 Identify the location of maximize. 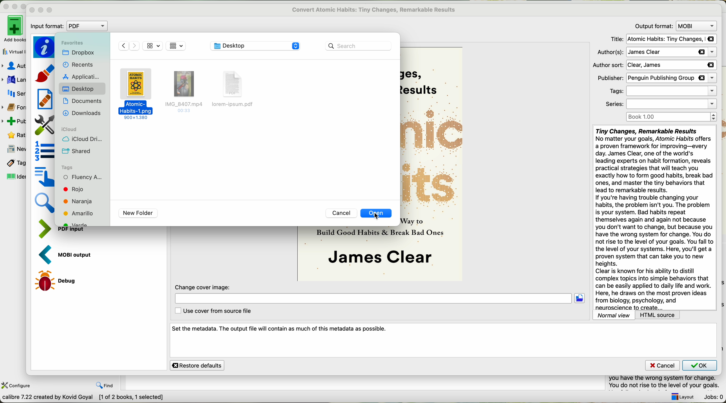
(50, 10).